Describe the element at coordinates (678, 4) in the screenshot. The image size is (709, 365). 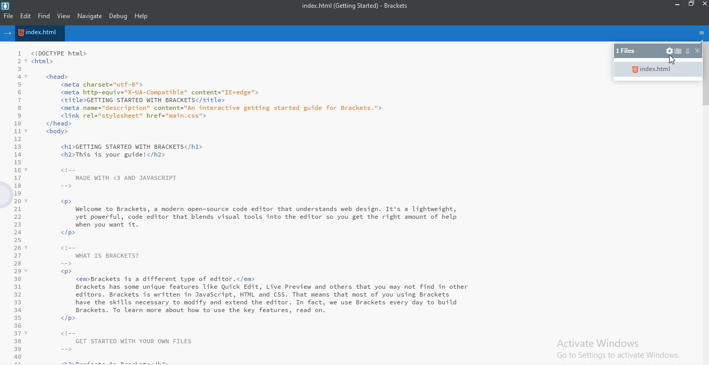
I see `minimize` at that location.